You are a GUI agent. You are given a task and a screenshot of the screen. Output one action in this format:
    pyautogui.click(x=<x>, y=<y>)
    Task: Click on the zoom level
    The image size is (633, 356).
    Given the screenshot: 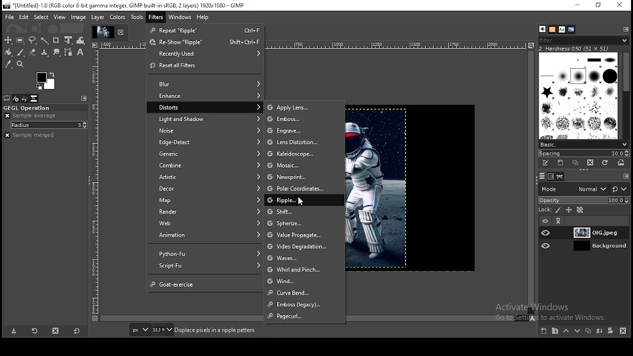 What is the action you would take?
    pyautogui.click(x=162, y=330)
    